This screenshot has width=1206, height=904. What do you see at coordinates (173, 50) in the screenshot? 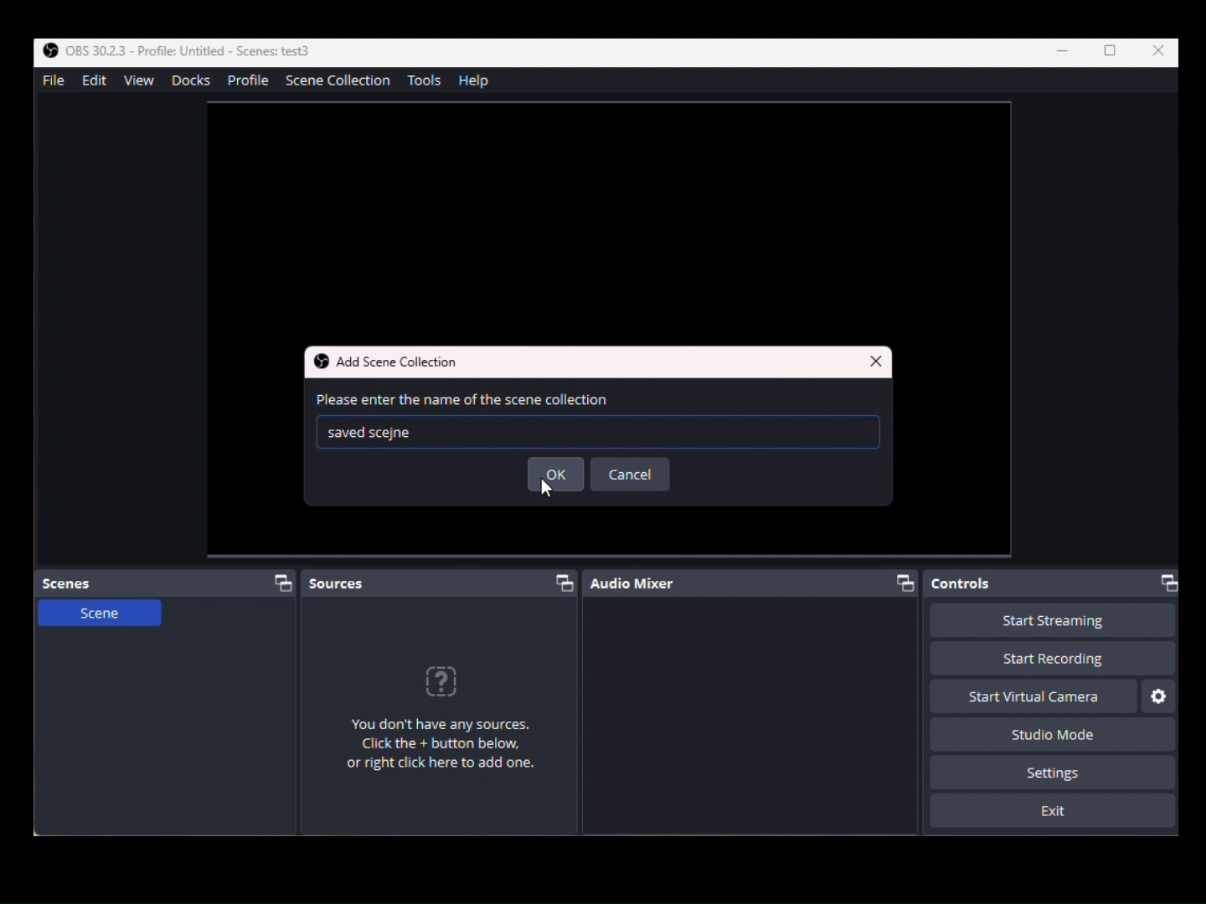
I see `OBS` at bounding box center [173, 50].